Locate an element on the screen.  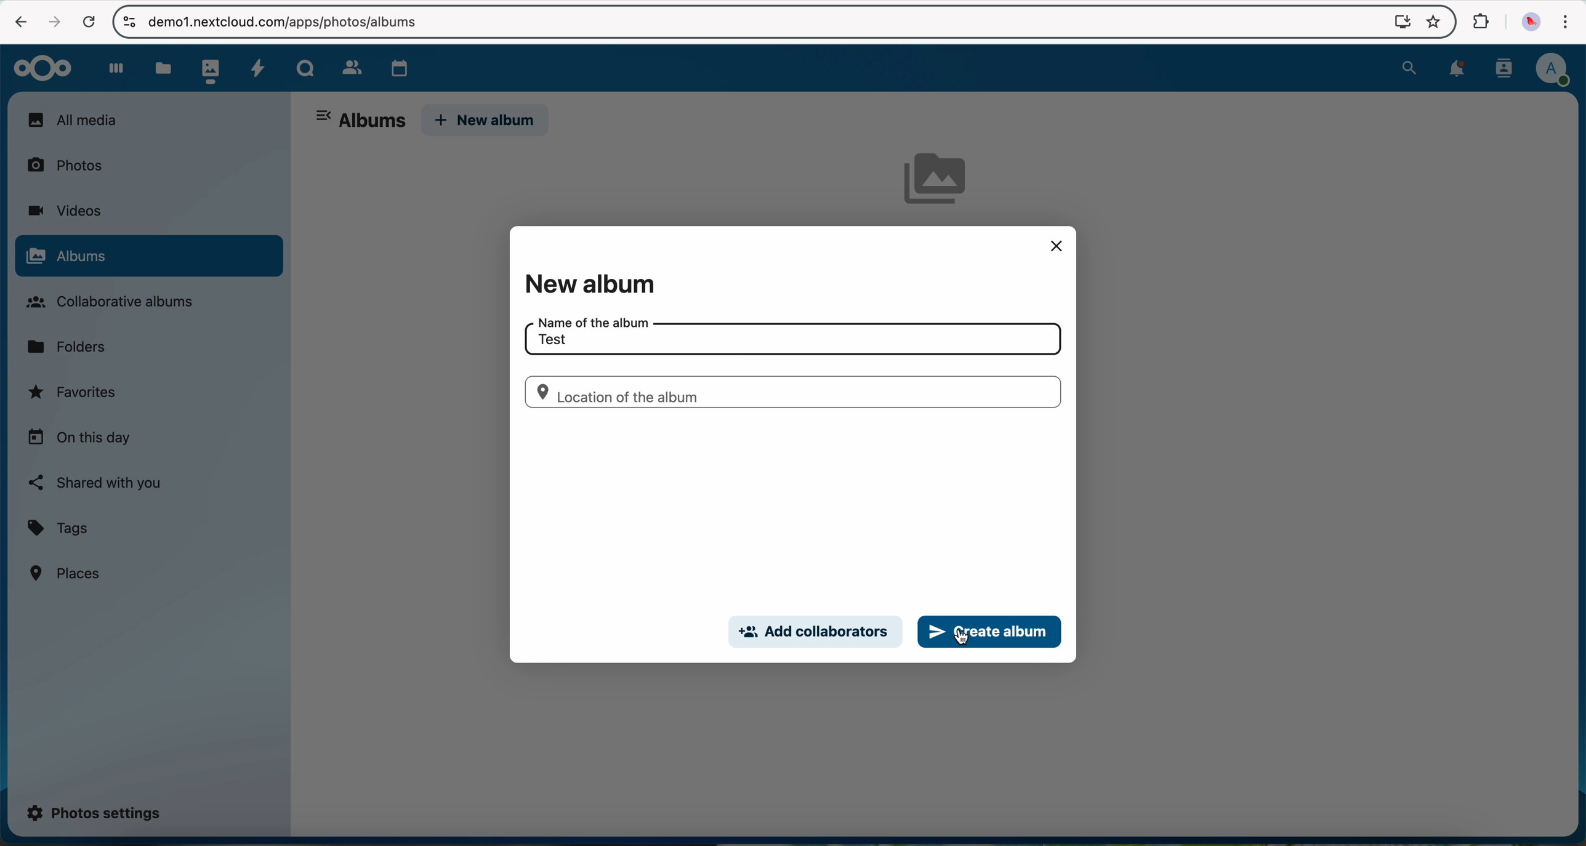
all media is located at coordinates (148, 119).